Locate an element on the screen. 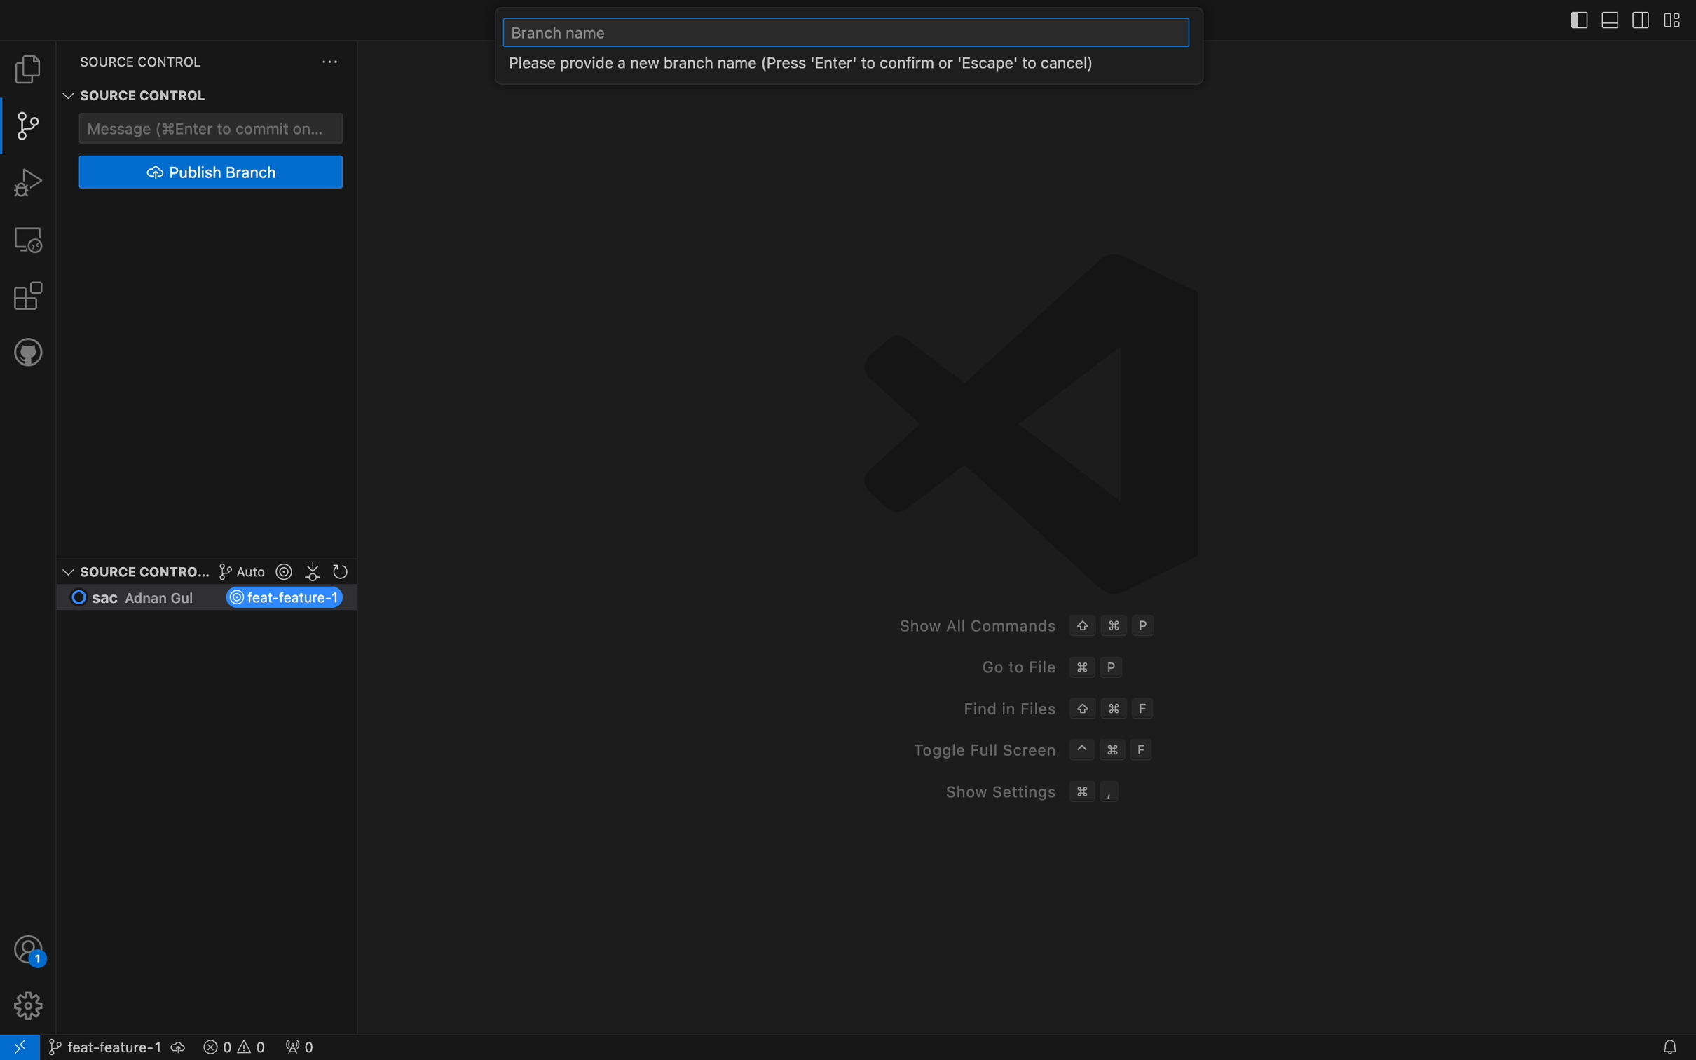 This screenshot has width=1696, height=1060. VScode logo is located at coordinates (1027, 419).